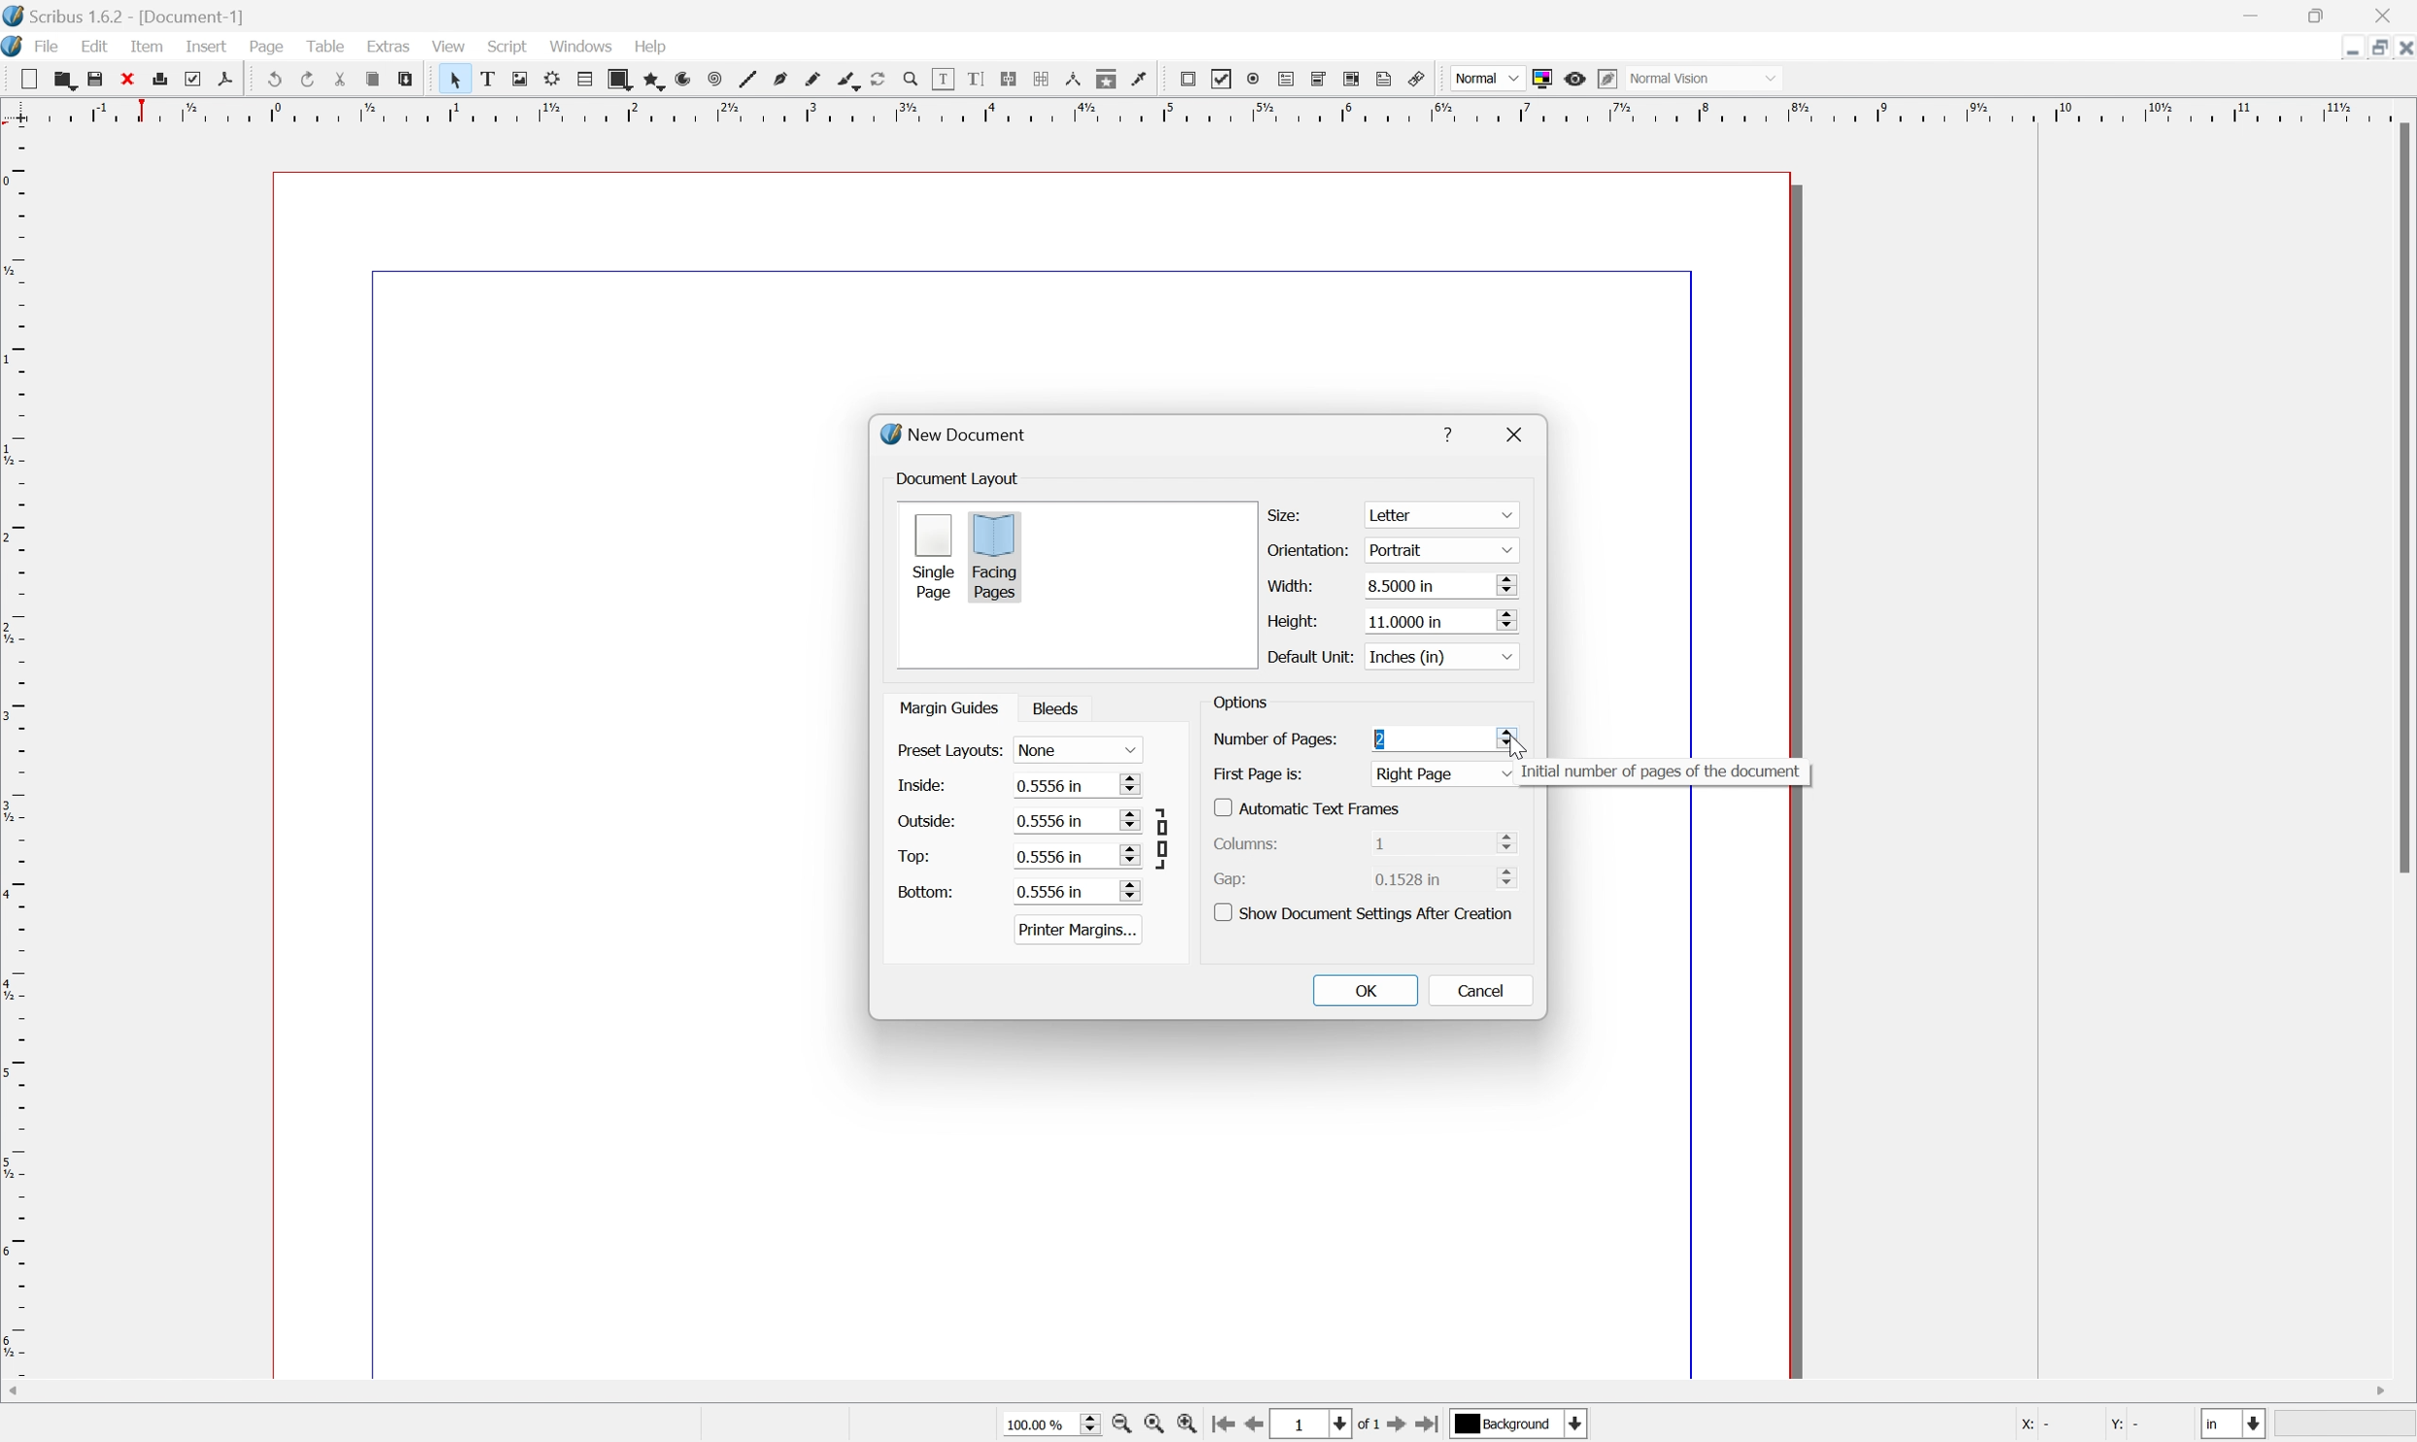 The height and width of the screenshot is (1442, 2417). What do you see at coordinates (1013, 79) in the screenshot?
I see `Link text text frames` at bounding box center [1013, 79].